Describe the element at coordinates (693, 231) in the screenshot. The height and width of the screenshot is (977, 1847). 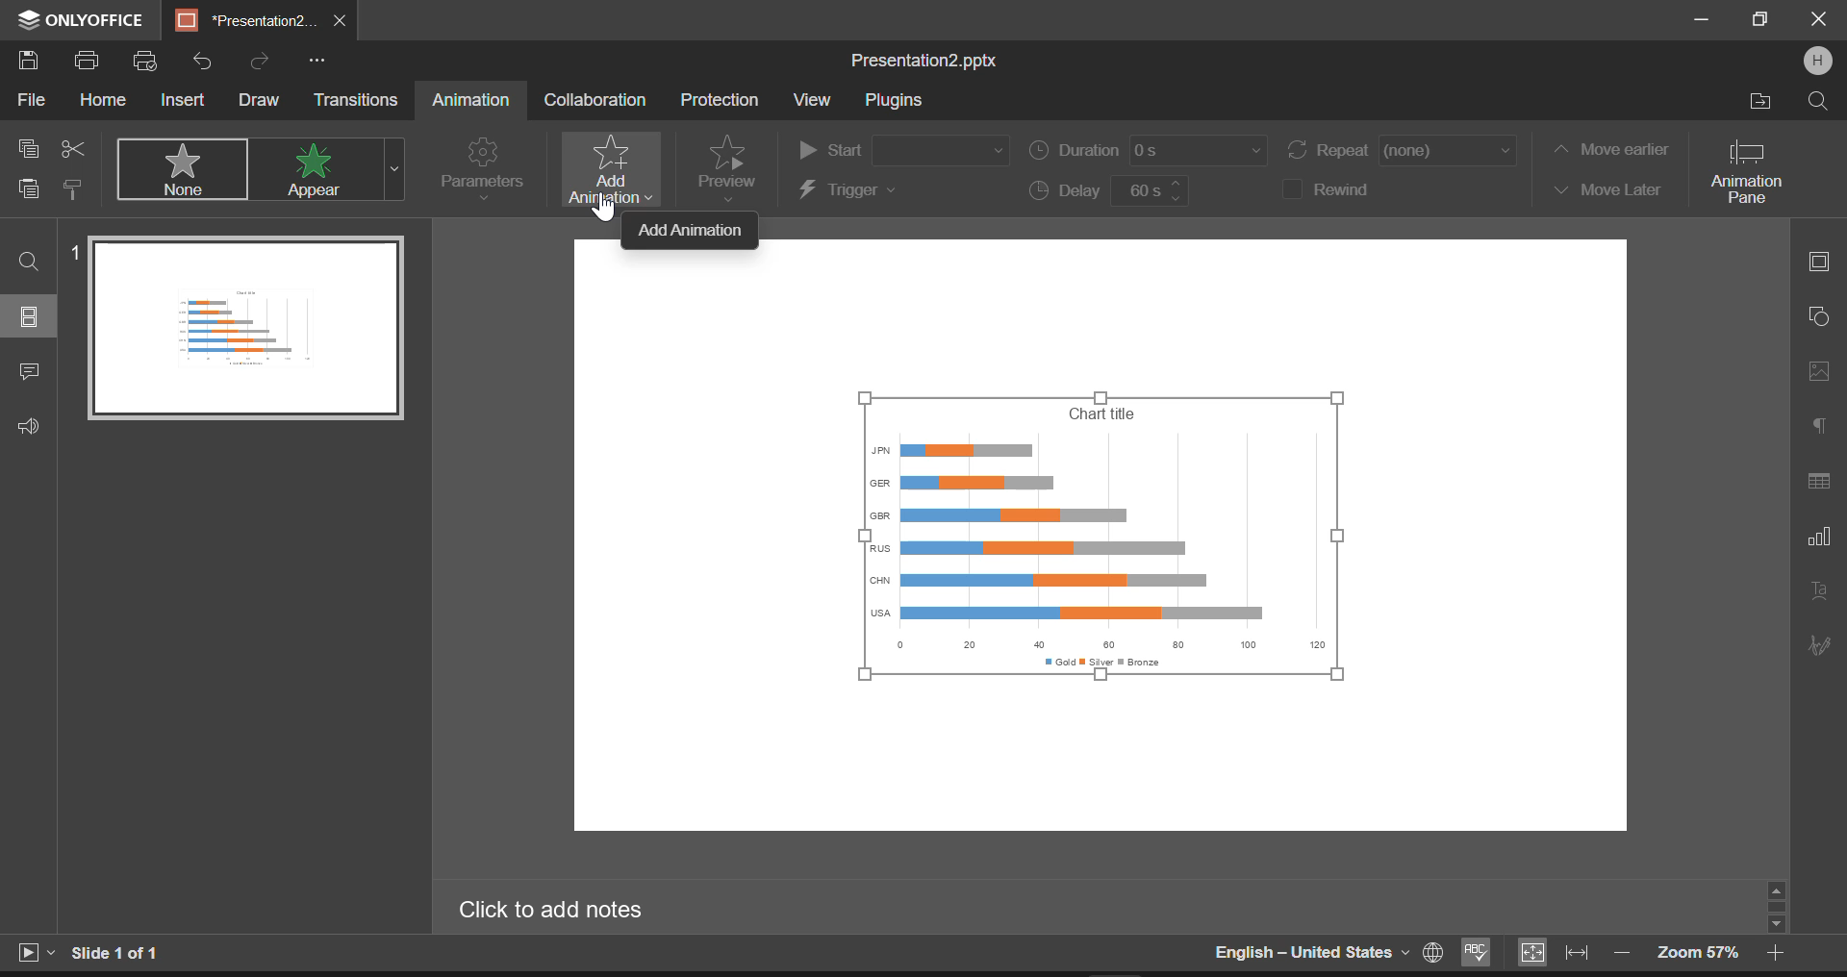
I see `Add Animation` at that location.